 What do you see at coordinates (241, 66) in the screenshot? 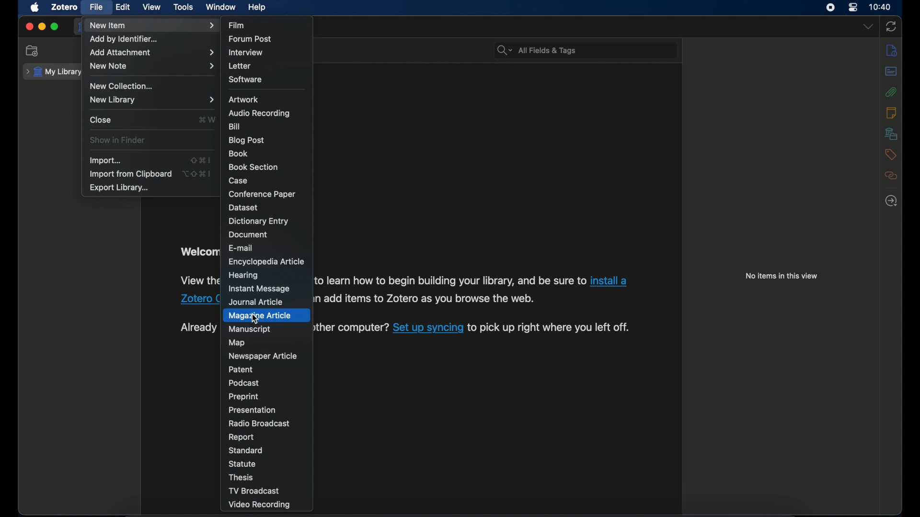
I see `letter` at bounding box center [241, 66].